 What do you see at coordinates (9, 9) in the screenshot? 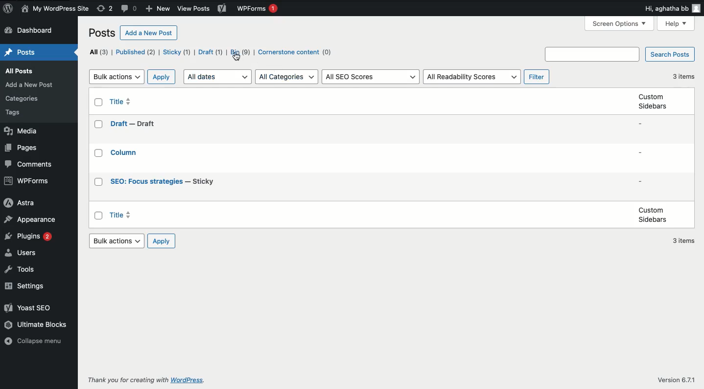
I see `Logo` at bounding box center [9, 9].